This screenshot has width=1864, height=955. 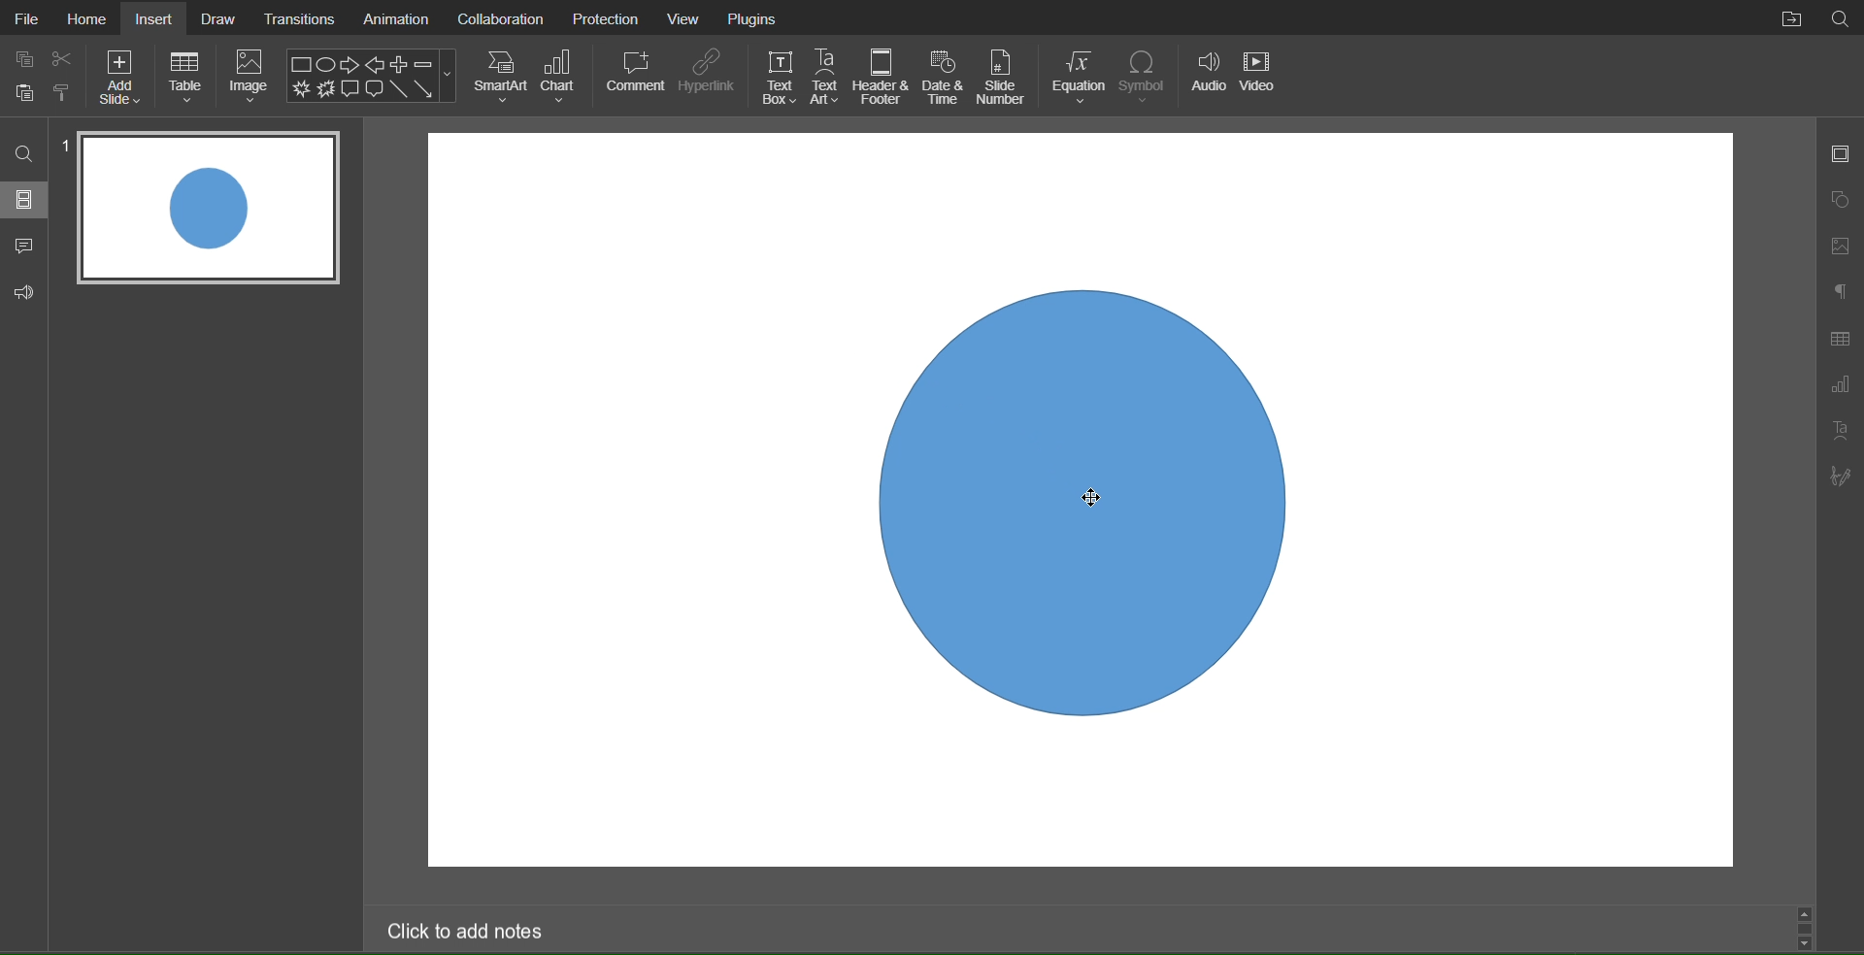 What do you see at coordinates (58, 56) in the screenshot?
I see `cut` at bounding box center [58, 56].